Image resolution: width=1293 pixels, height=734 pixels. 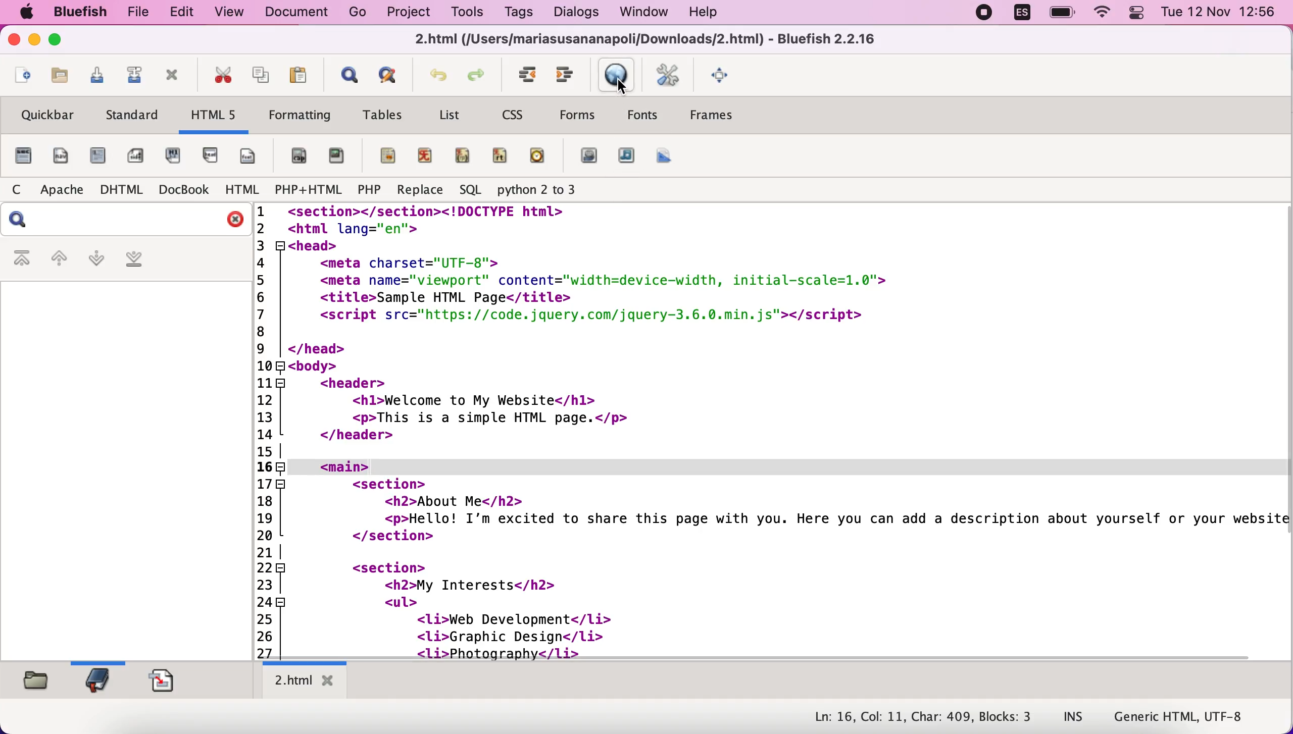 I want to click on paste, so click(x=297, y=75).